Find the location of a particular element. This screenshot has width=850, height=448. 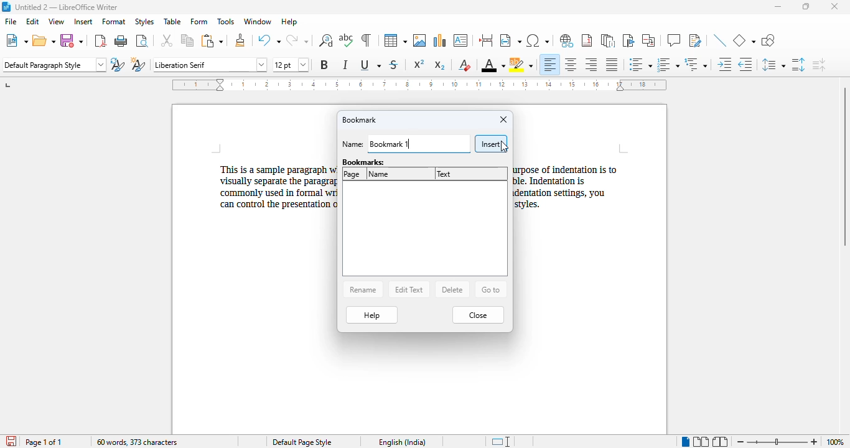

insert page break is located at coordinates (487, 40).